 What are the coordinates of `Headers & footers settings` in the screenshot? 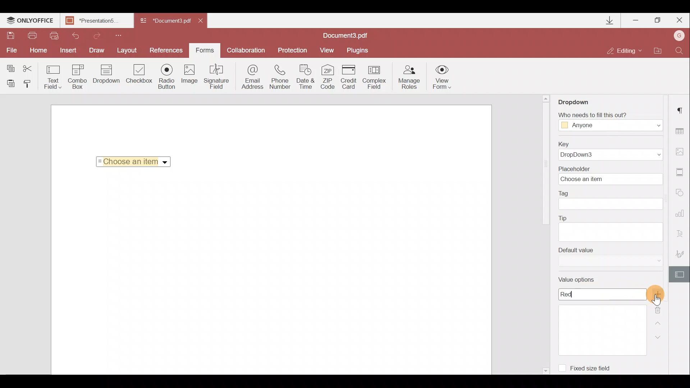 It's located at (682, 172).